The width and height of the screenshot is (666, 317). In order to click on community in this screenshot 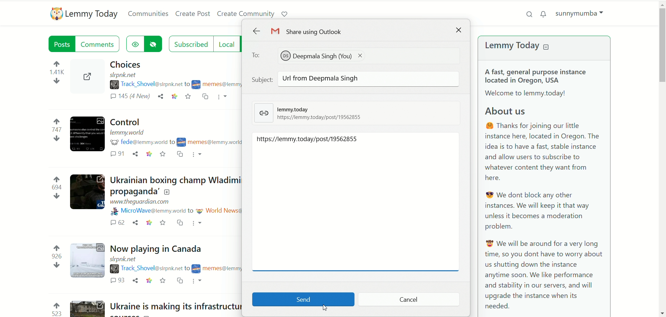, I will do `click(222, 211)`.